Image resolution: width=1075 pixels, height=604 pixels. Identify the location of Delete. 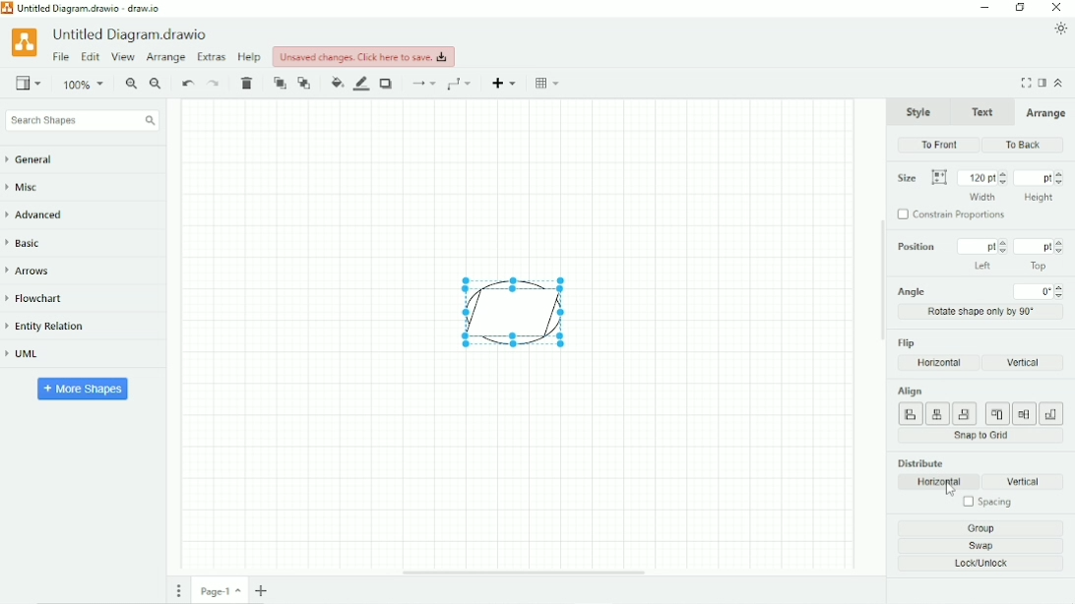
(249, 84).